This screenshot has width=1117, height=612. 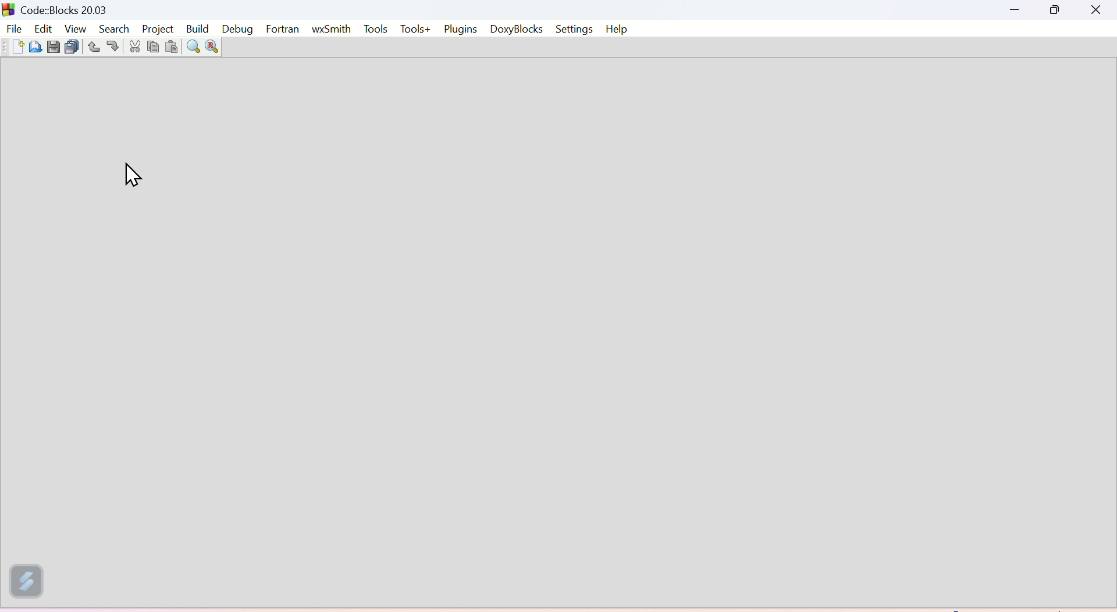 What do you see at coordinates (1046, 607) in the screenshot?
I see `Default` at bounding box center [1046, 607].